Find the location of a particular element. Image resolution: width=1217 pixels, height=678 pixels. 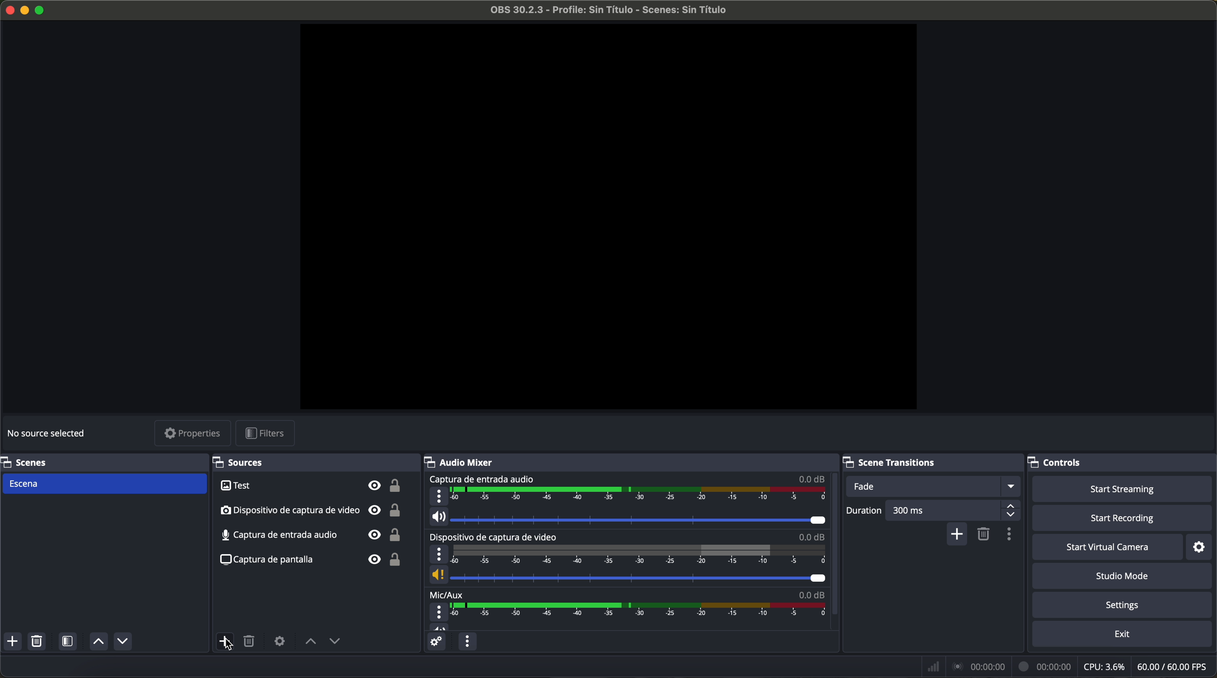

filters is located at coordinates (266, 433).